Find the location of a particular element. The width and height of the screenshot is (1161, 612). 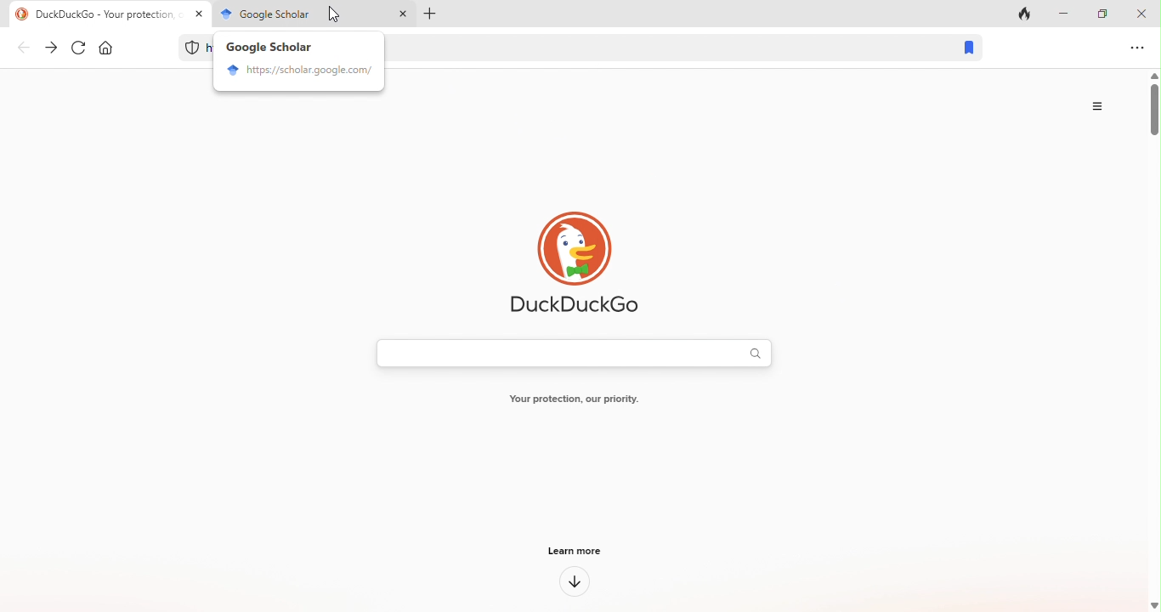

search is located at coordinates (761, 354).